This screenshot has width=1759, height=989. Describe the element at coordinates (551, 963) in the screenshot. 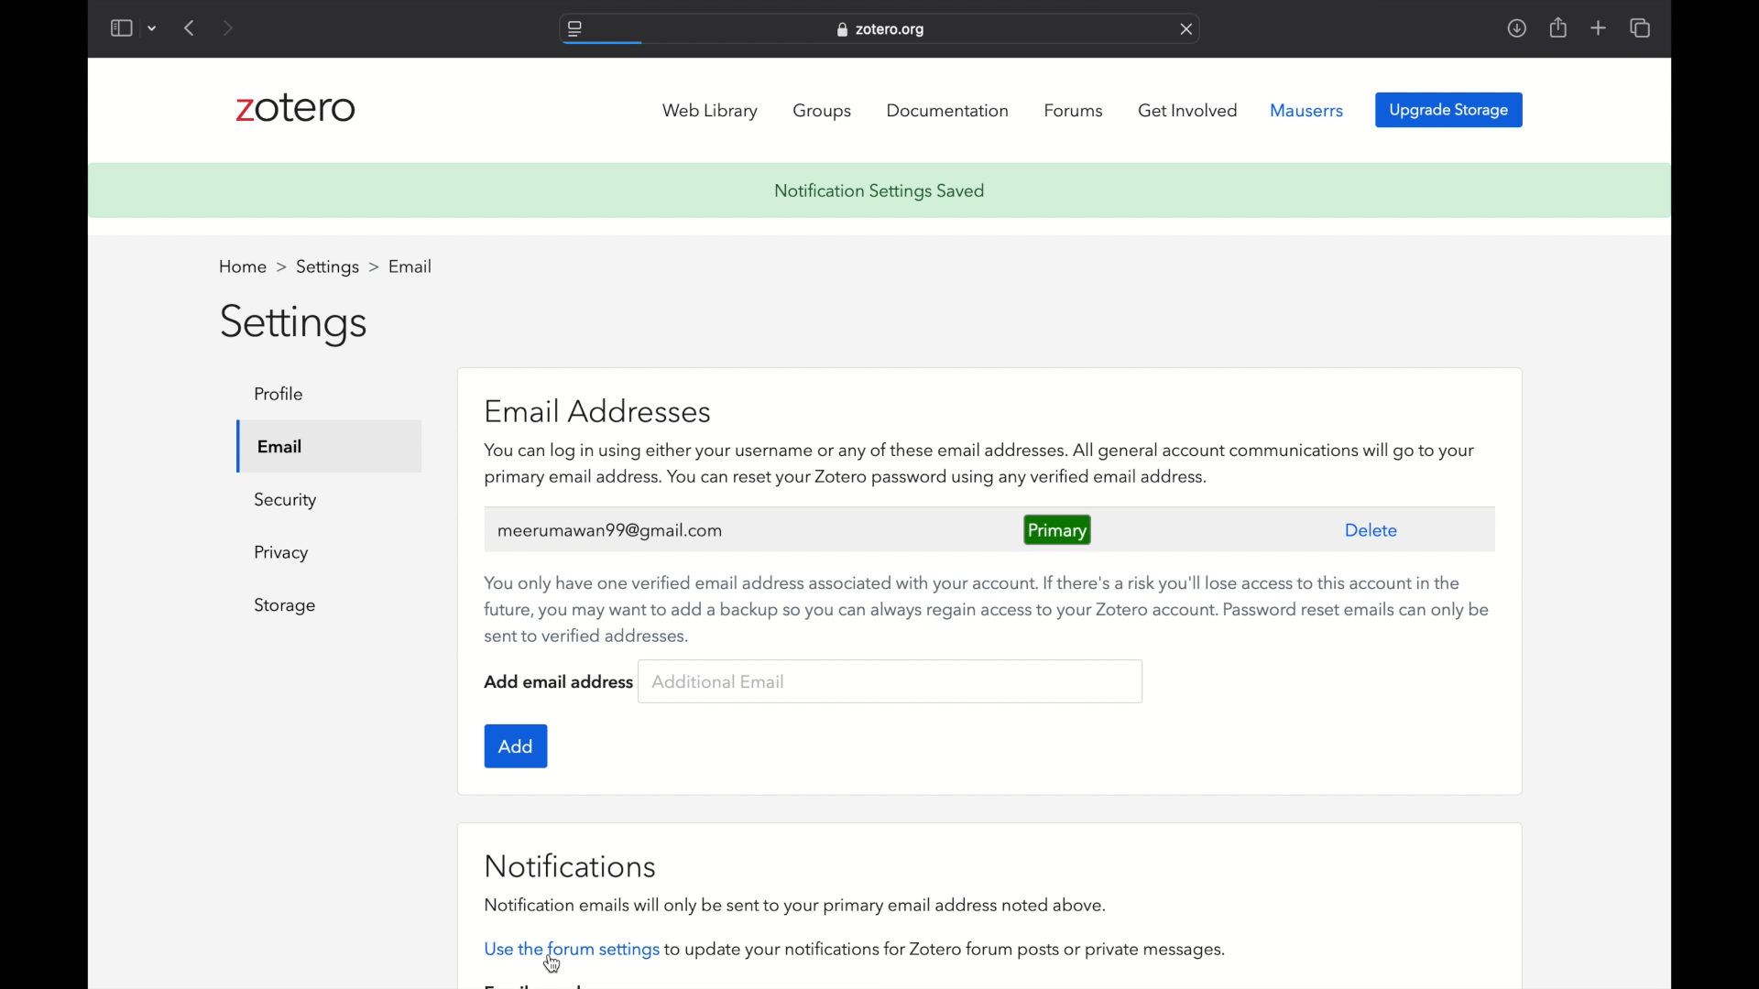

I see `cursor` at that location.